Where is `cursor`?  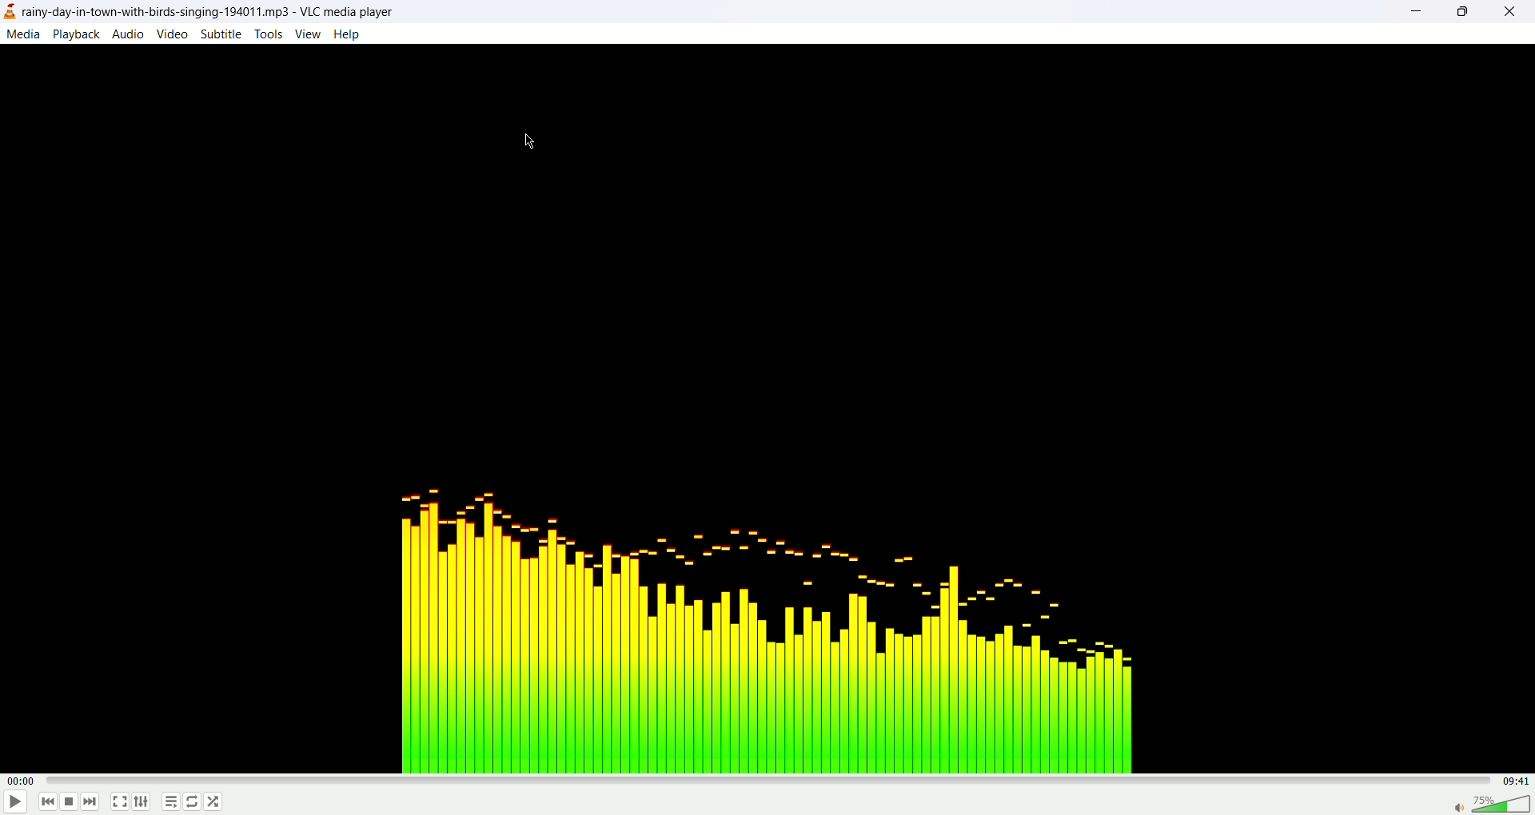 cursor is located at coordinates (530, 143).